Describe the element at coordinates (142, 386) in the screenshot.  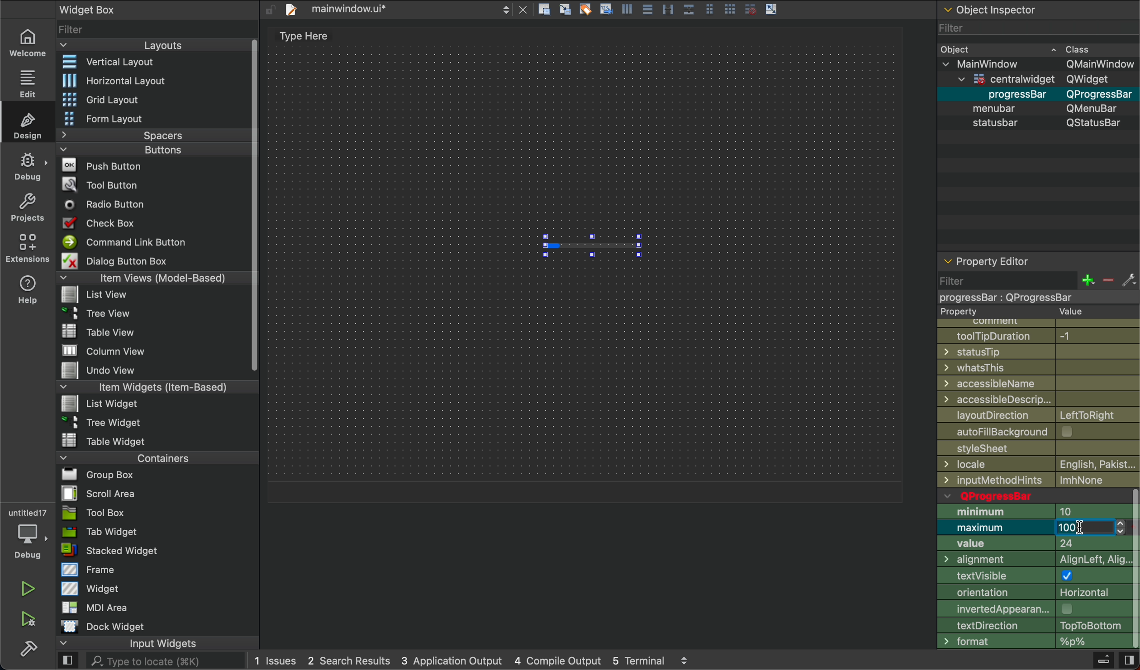
I see `Item Widgets` at that location.